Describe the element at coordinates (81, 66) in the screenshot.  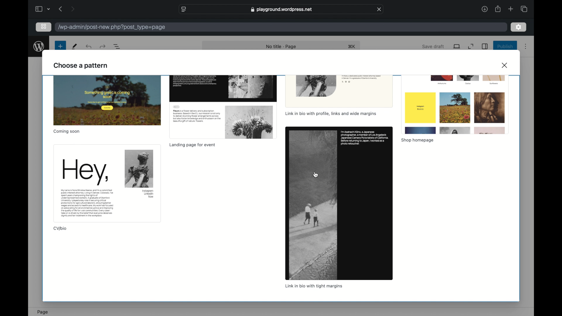
I see `choose a pattern` at that location.